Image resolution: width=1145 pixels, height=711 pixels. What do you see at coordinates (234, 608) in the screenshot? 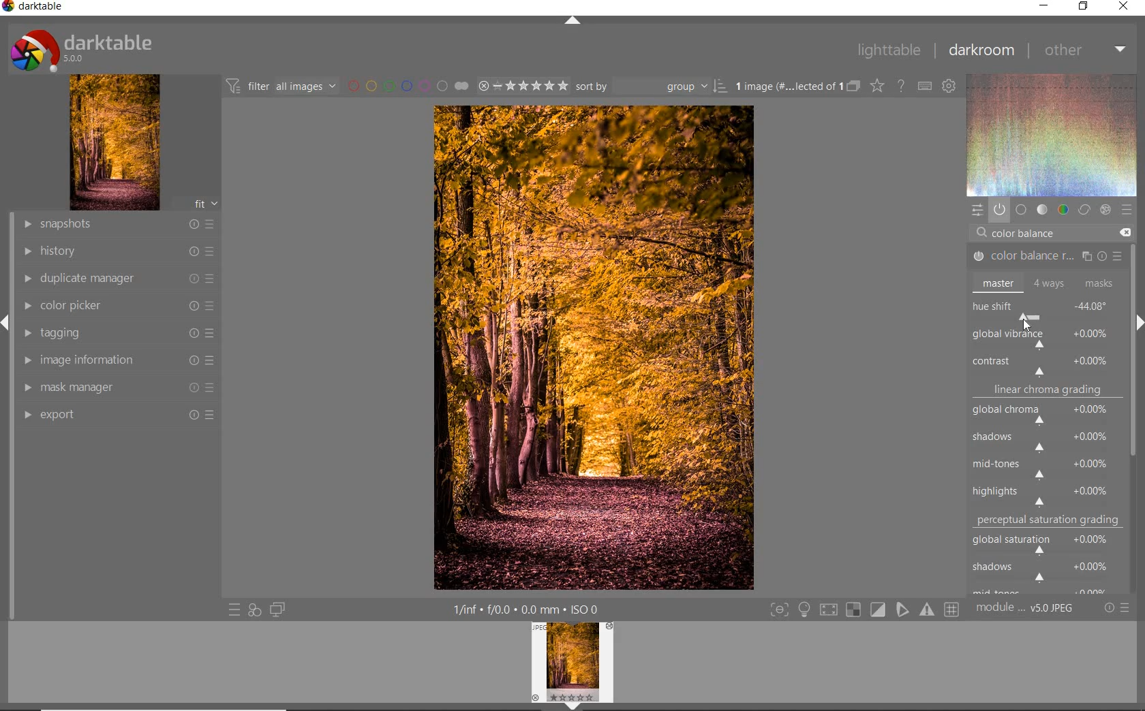
I see `quick access to preset` at bounding box center [234, 608].